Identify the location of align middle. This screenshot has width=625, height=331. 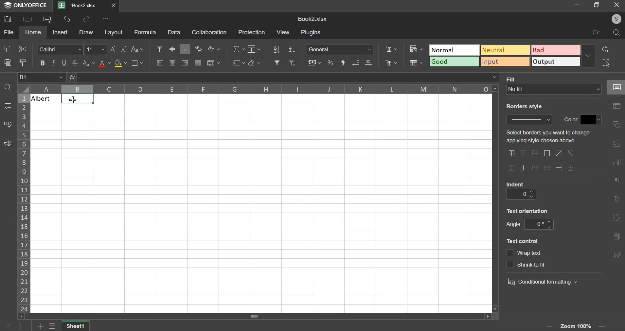
(173, 49).